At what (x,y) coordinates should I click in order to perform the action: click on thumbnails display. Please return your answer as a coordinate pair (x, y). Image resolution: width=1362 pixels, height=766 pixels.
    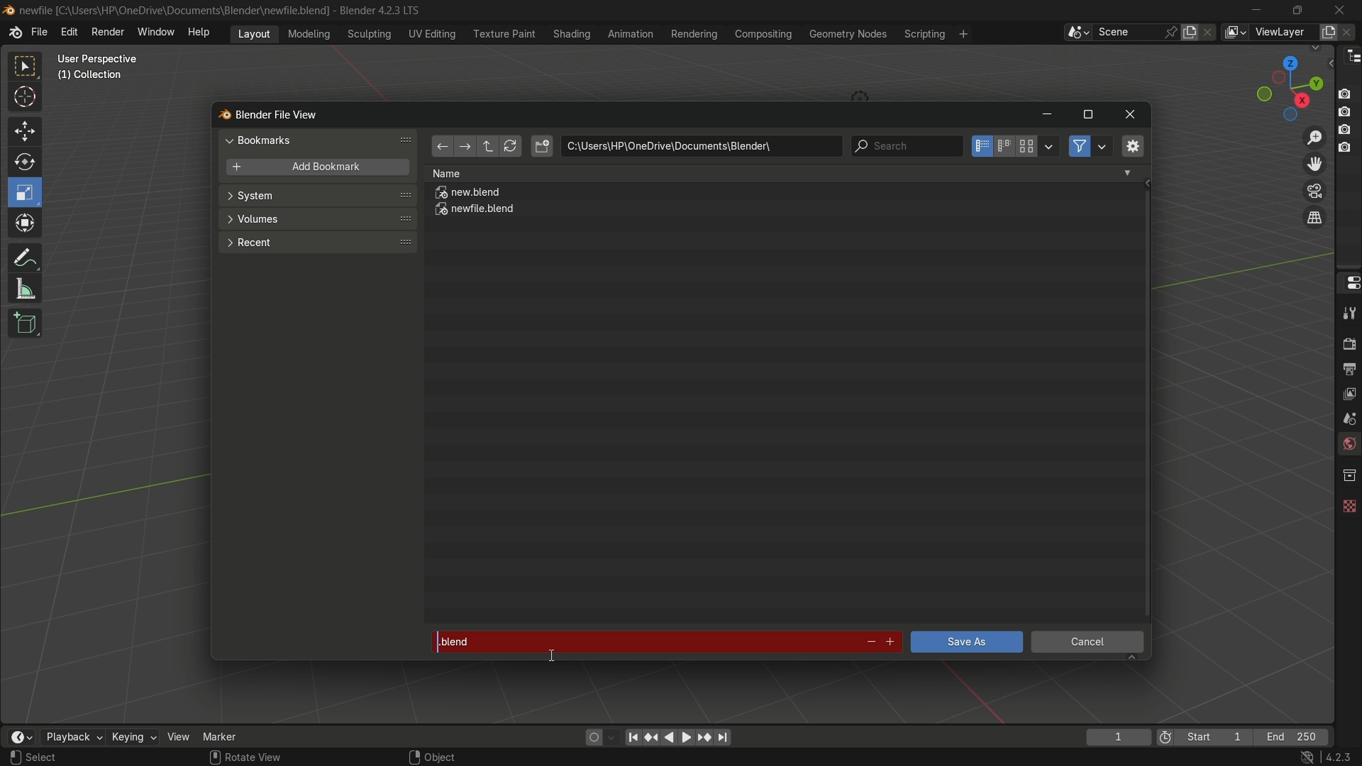
    Looking at the image, I should click on (1027, 147).